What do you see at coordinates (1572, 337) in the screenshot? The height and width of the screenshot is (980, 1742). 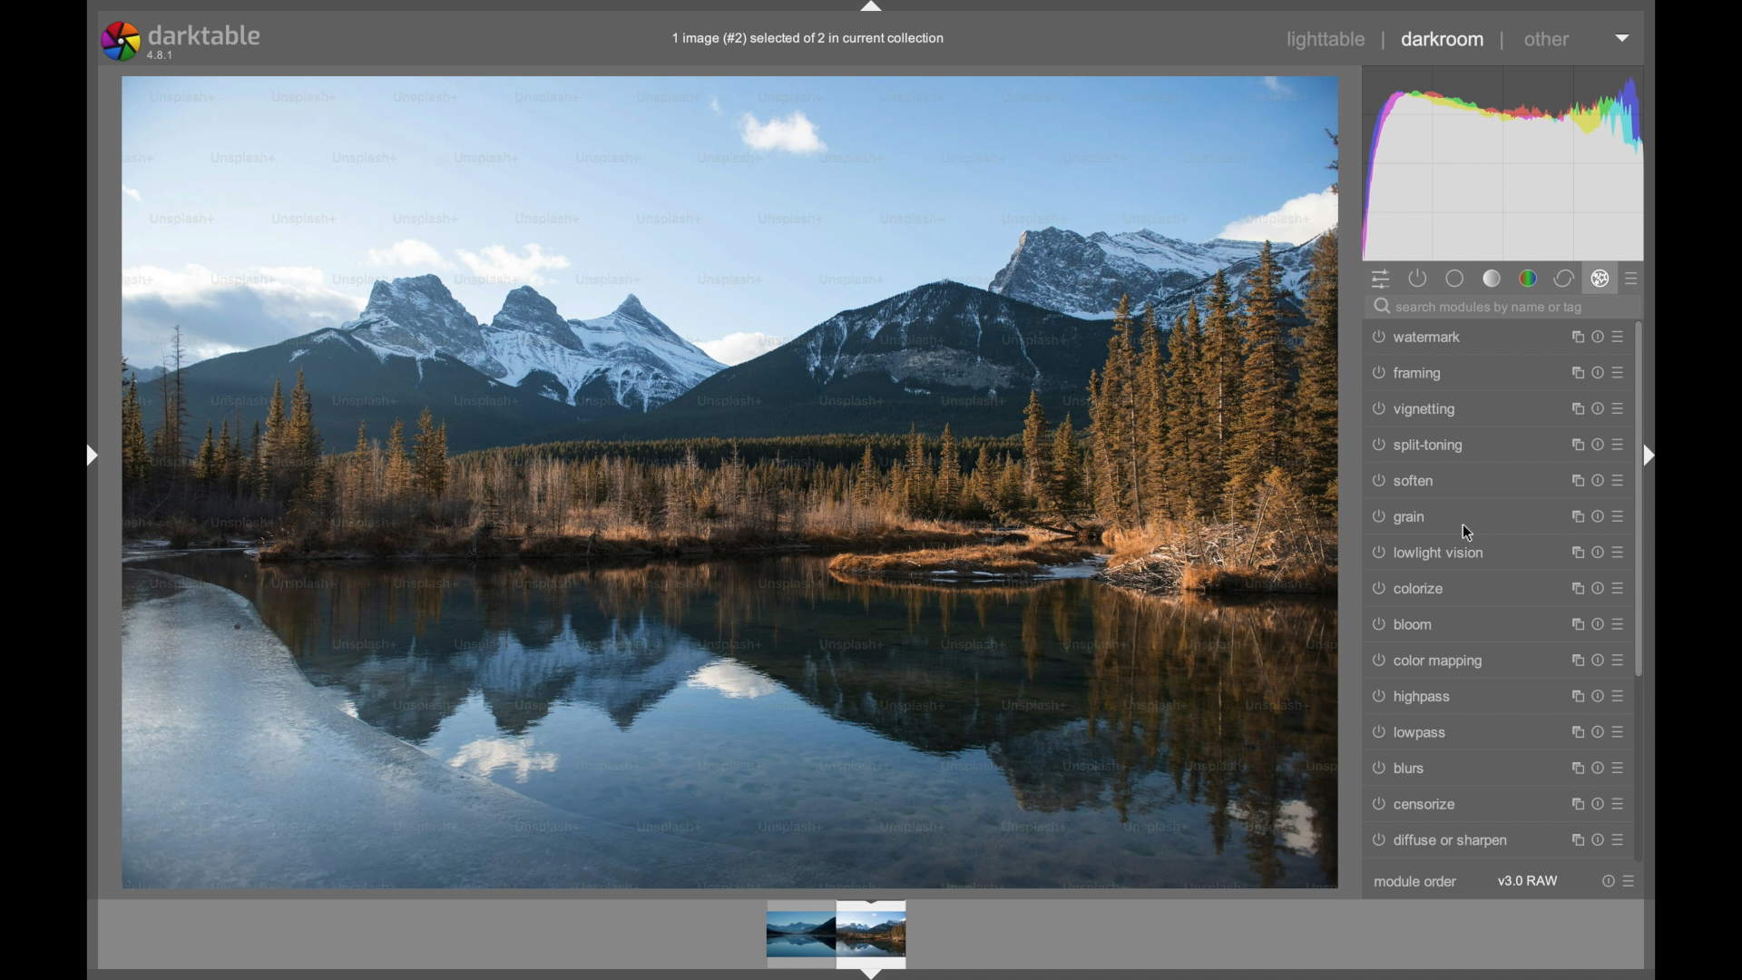 I see `instance` at bounding box center [1572, 337].